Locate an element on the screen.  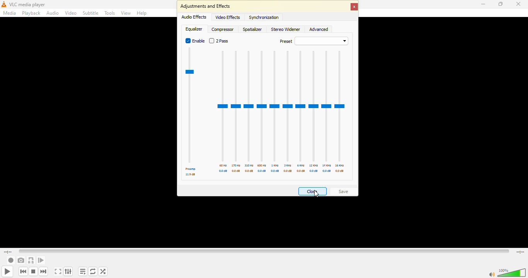
2 pass is located at coordinates (220, 41).